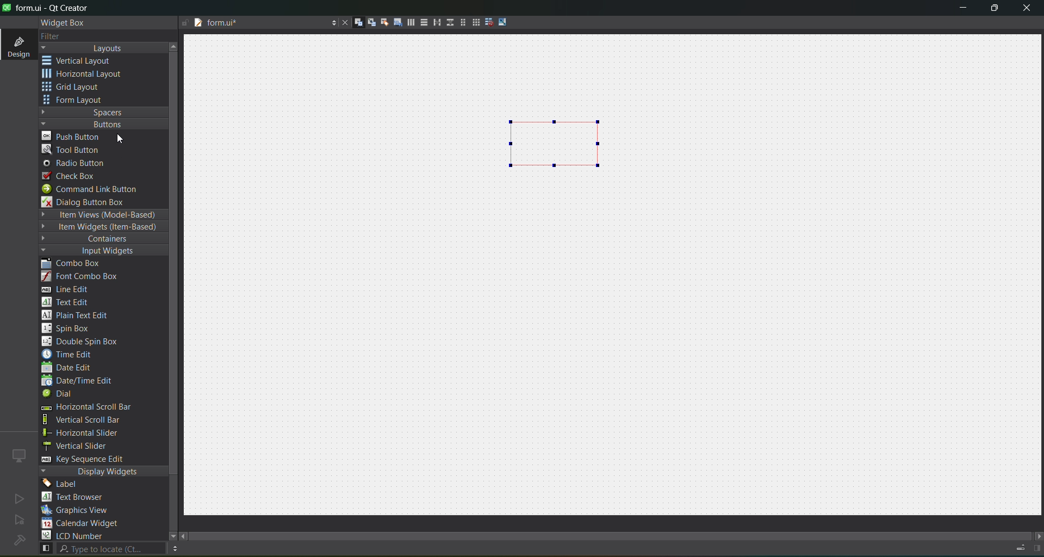 The width and height of the screenshot is (1044, 557). Describe the element at coordinates (85, 408) in the screenshot. I see `horizontal scroll bar` at that location.